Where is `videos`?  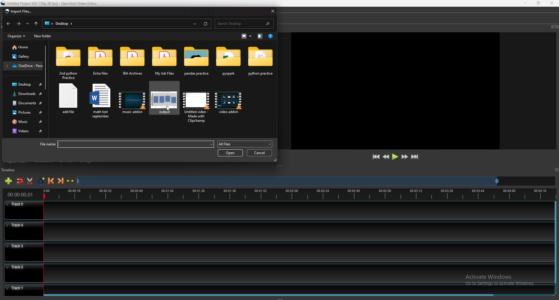
videos is located at coordinates (26, 131).